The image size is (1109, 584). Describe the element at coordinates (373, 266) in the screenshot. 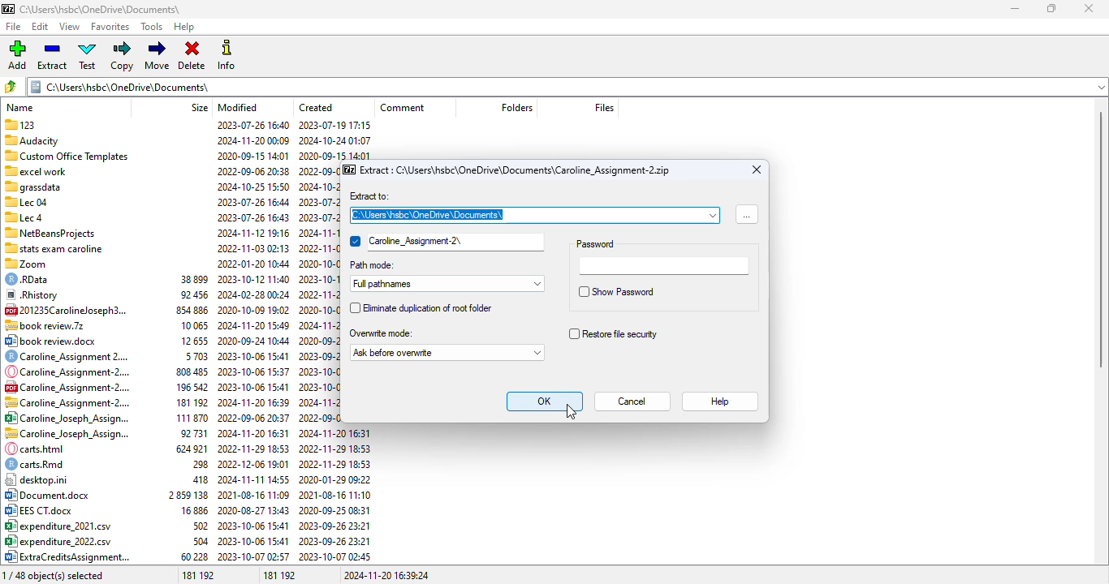

I see `path mode:` at that location.